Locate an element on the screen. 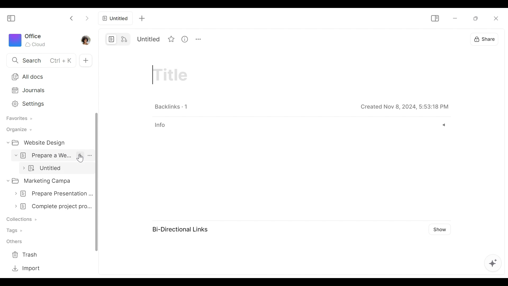 Image resolution: width=508 pixels, height=286 pixels. Favorites is located at coordinates (18, 119).